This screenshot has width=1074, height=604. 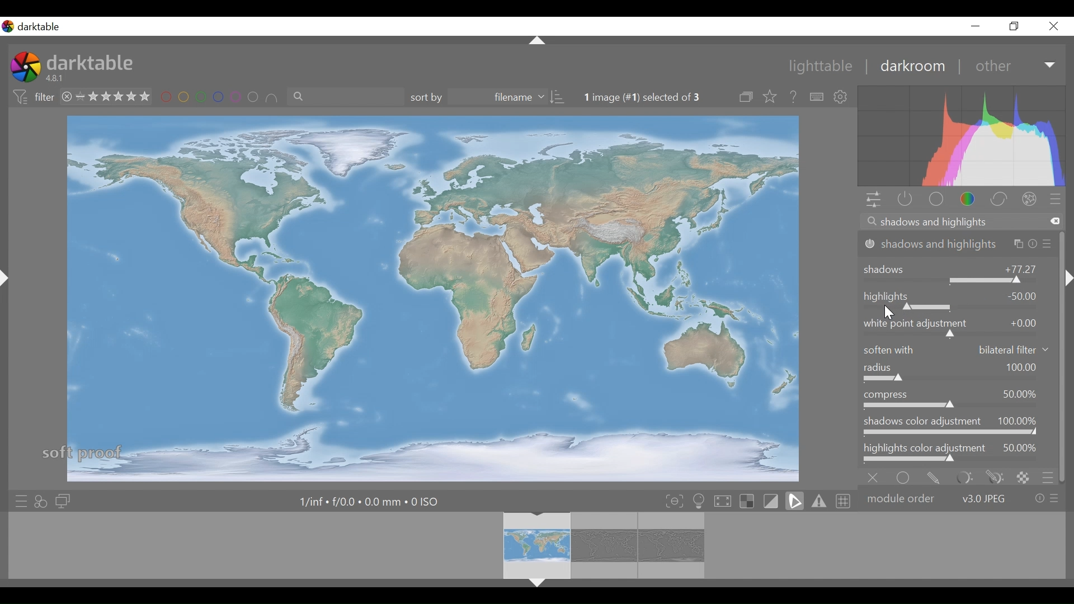 What do you see at coordinates (958, 350) in the screenshot?
I see `soften with` at bounding box center [958, 350].